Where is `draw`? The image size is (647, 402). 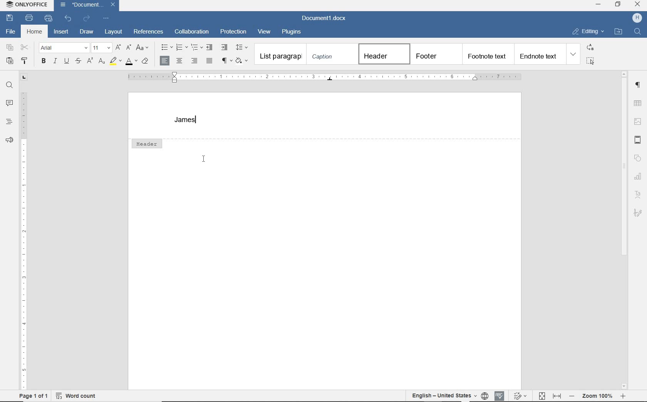 draw is located at coordinates (87, 31).